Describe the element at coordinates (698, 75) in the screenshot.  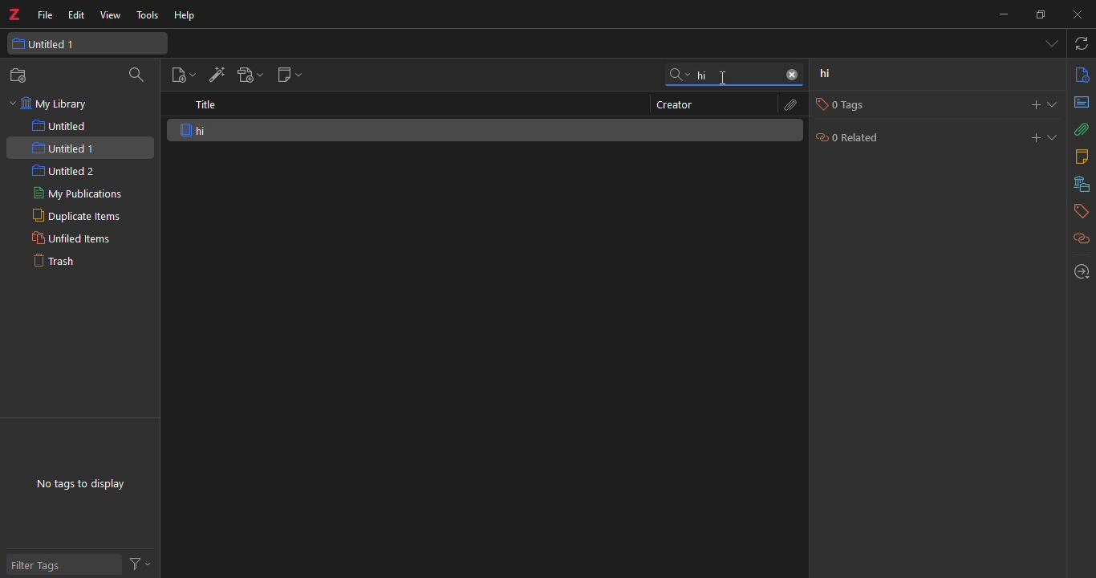
I see `hi` at that location.